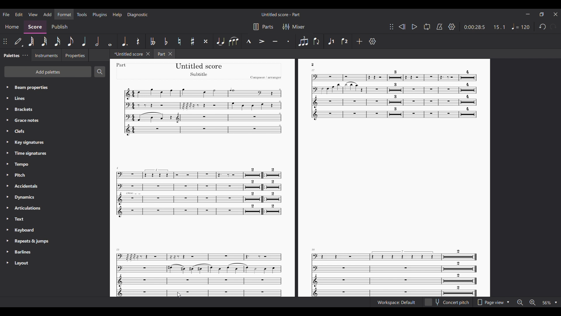 The image size is (561, 316). What do you see at coordinates (199, 193) in the screenshot?
I see `` at bounding box center [199, 193].